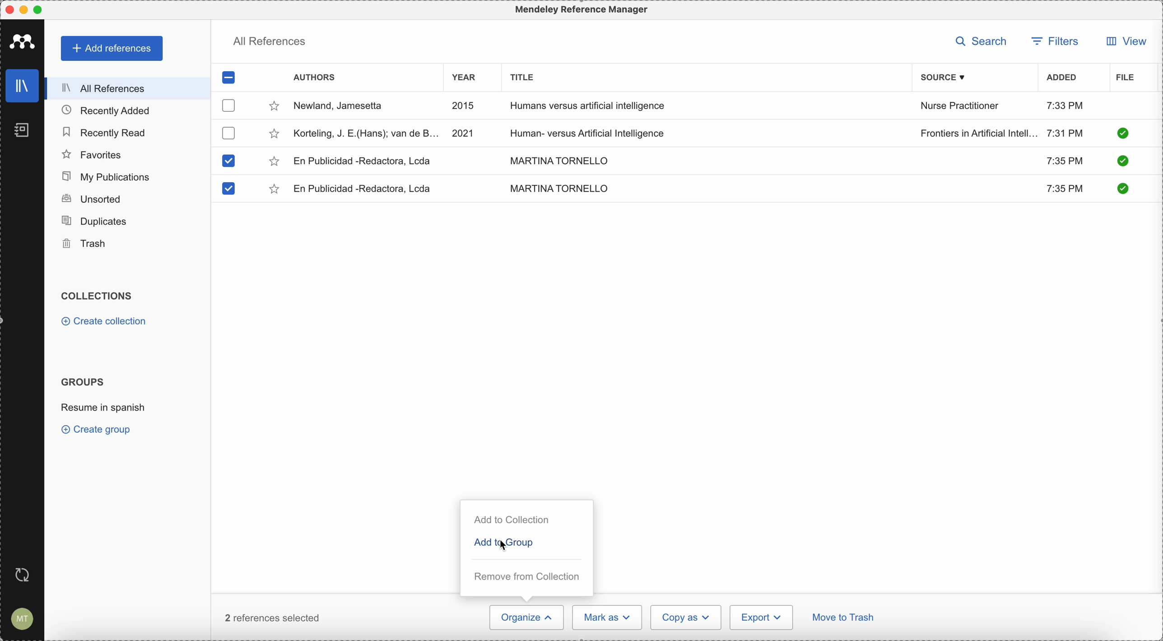 Image resolution: width=1163 pixels, height=641 pixels. Describe the element at coordinates (229, 78) in the screenshot. I see `checkbox selected` at that location.